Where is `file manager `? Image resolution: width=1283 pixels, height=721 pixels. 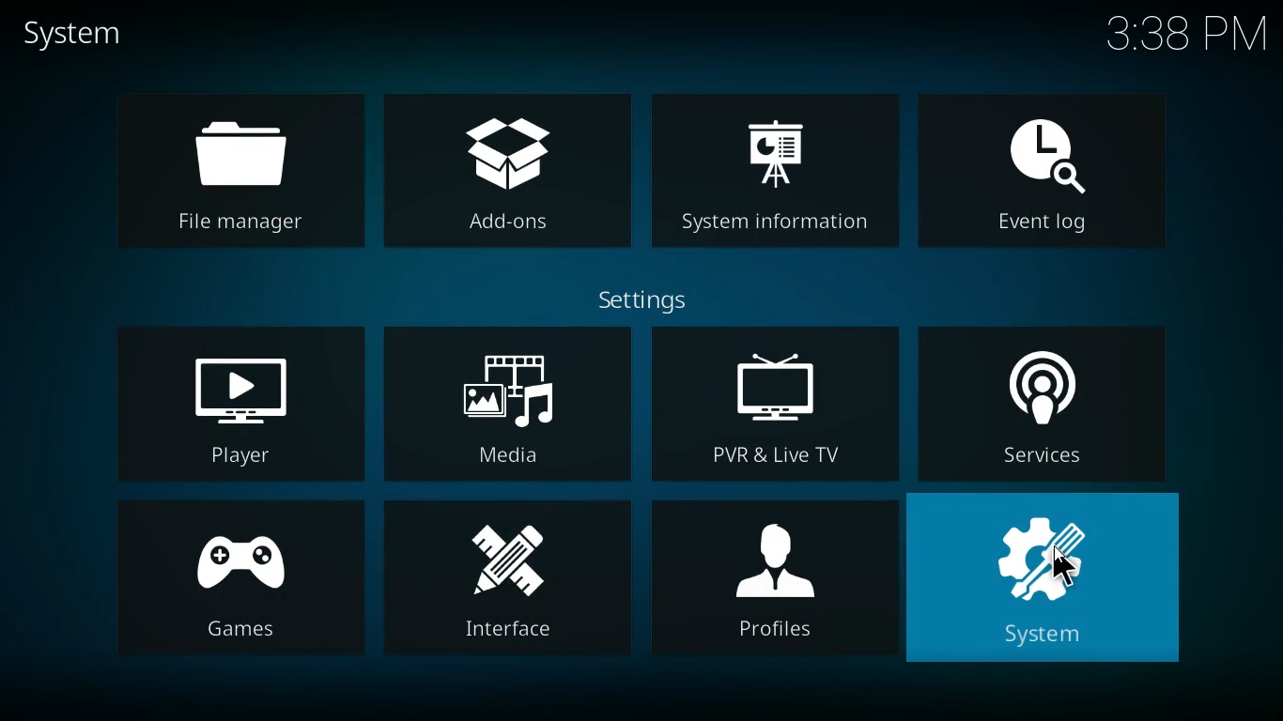
file manager  is located at coordinates (249, 169).